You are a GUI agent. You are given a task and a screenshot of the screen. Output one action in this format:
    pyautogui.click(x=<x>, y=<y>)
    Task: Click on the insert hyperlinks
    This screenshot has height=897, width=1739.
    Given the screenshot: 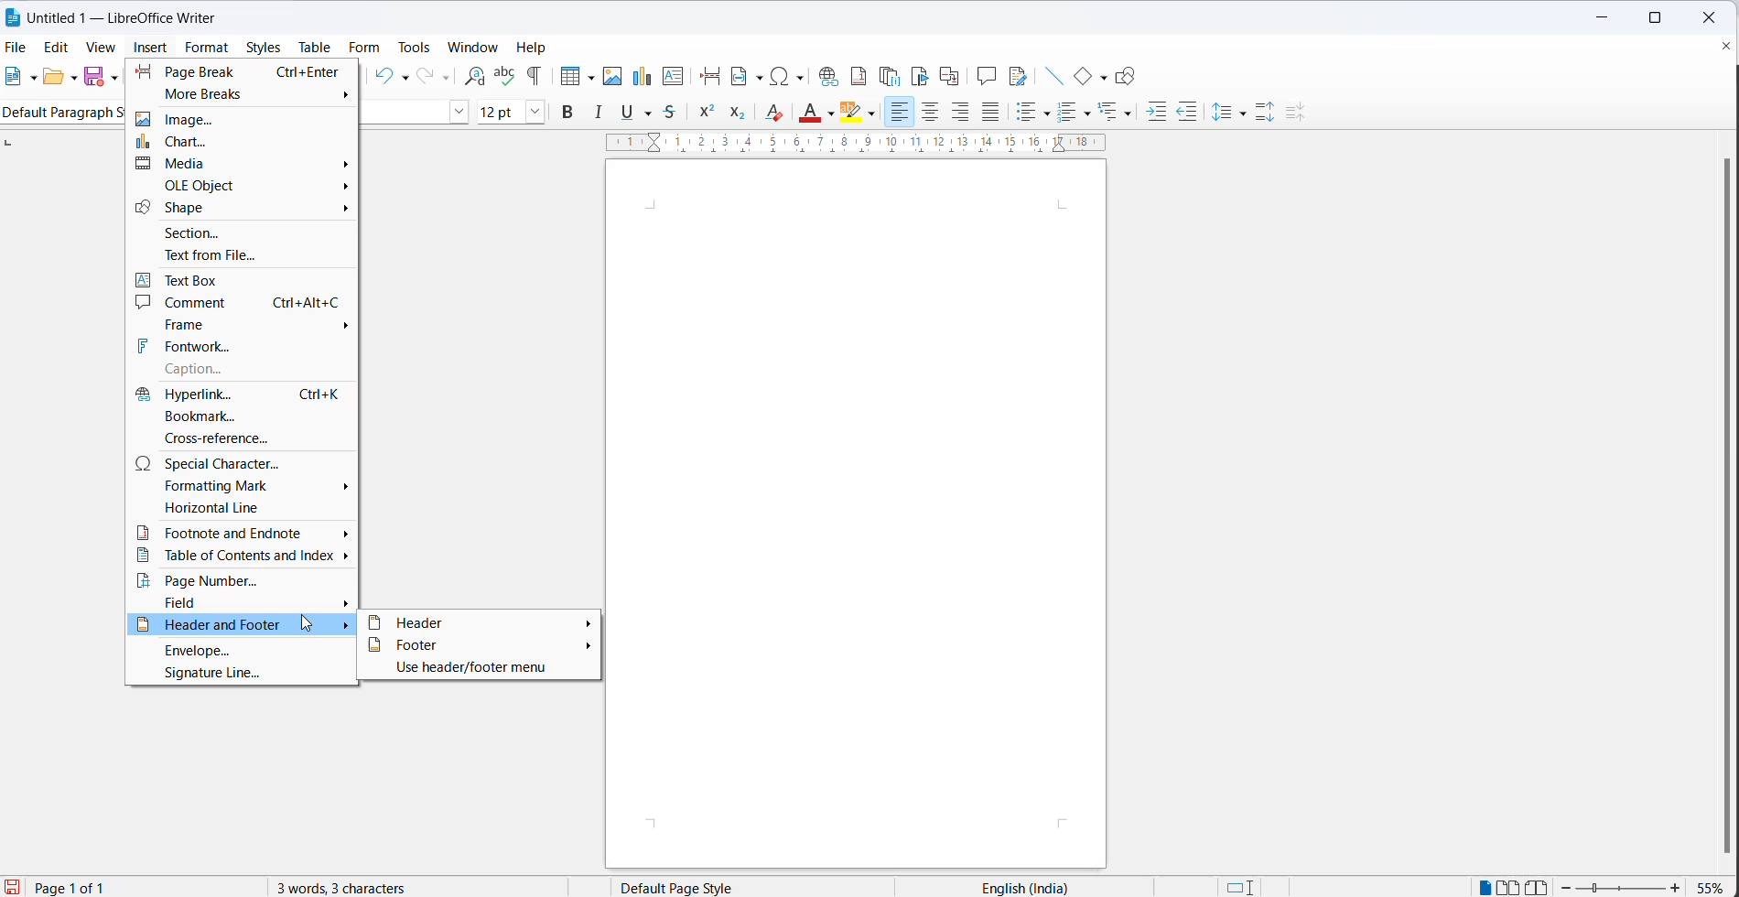 What is the action you would take?
    pyautogui.click(x=830, y=77)
    